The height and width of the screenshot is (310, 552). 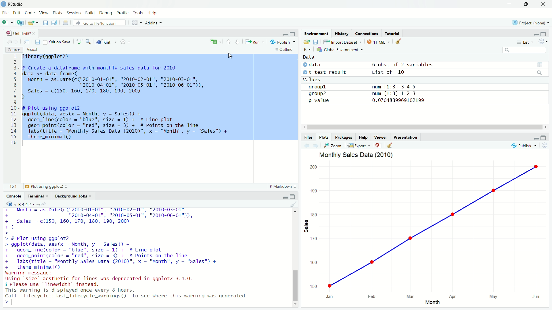 I want to click on code line number, so click(x=15, y=100).